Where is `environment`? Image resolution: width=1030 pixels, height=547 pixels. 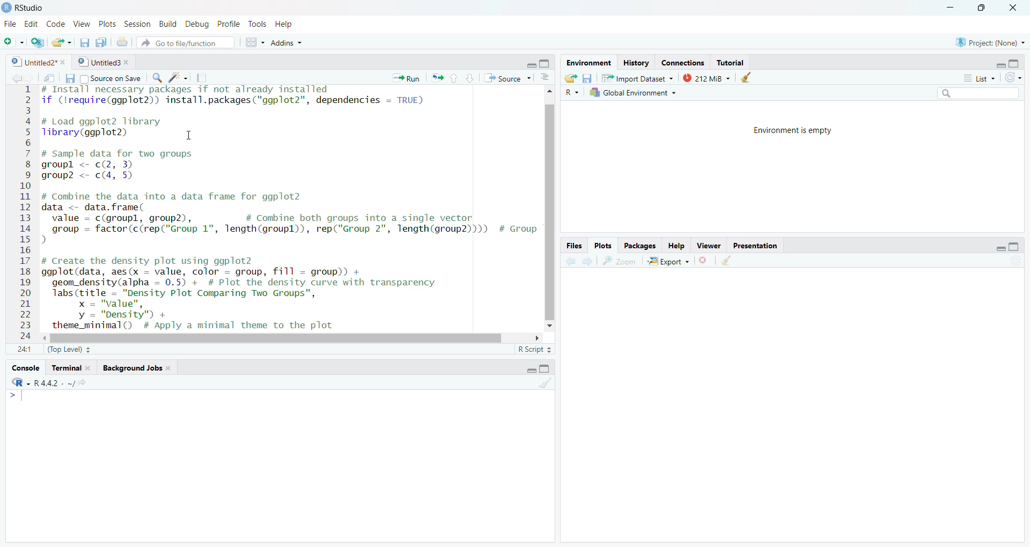
environment is located at coordinates (585, 63).